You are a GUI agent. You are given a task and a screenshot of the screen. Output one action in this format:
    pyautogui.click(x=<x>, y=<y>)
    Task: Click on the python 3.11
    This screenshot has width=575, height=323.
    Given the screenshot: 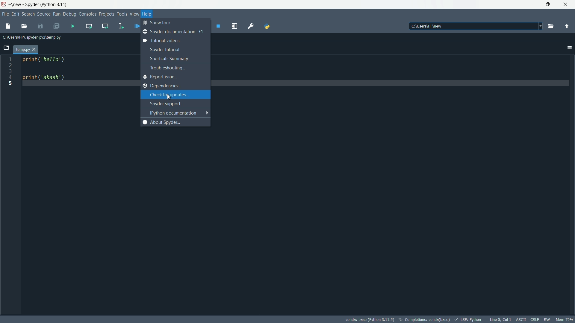 What is the action you would take?
    pyautogui.click(x=55, y=4)
    